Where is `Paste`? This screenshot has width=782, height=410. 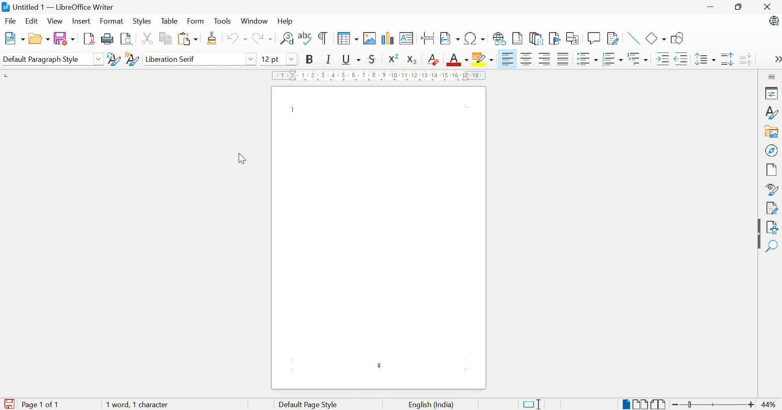
Paste is located at coordinates (190, 39).